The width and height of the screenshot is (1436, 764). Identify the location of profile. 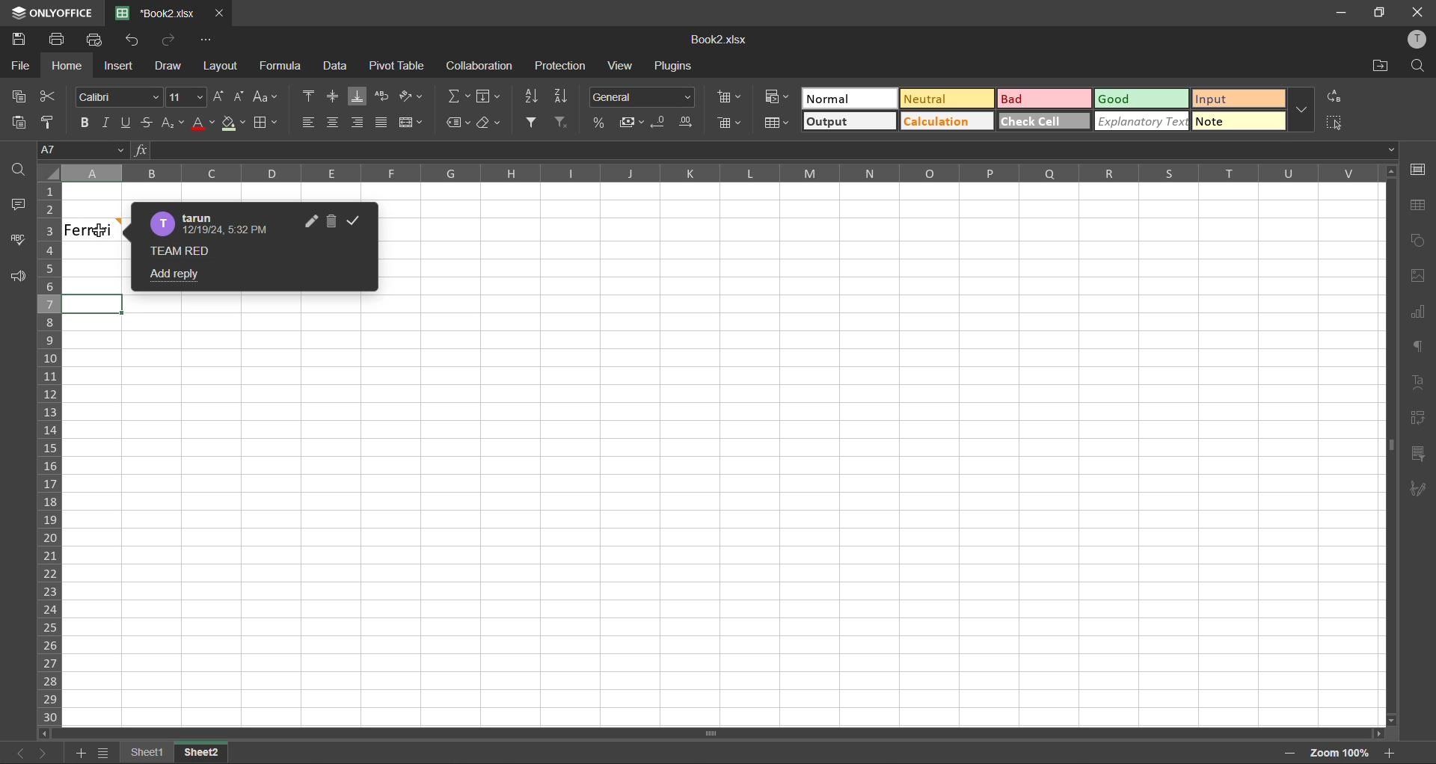
(1415, 38).